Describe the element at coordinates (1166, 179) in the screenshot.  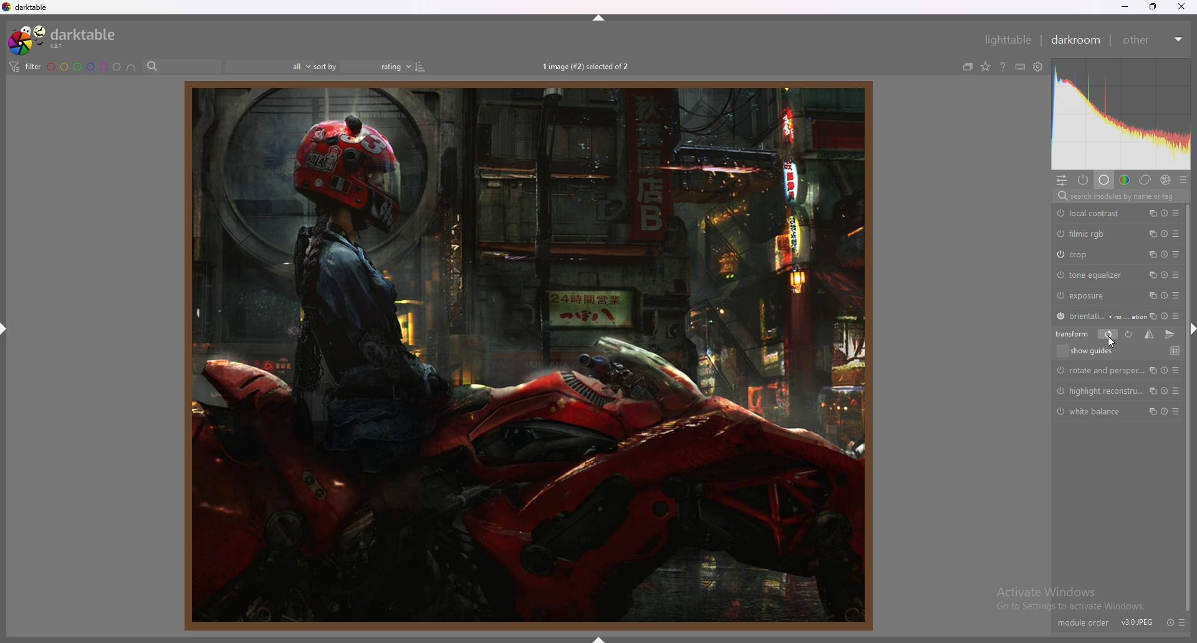
I see `effect` at that location.